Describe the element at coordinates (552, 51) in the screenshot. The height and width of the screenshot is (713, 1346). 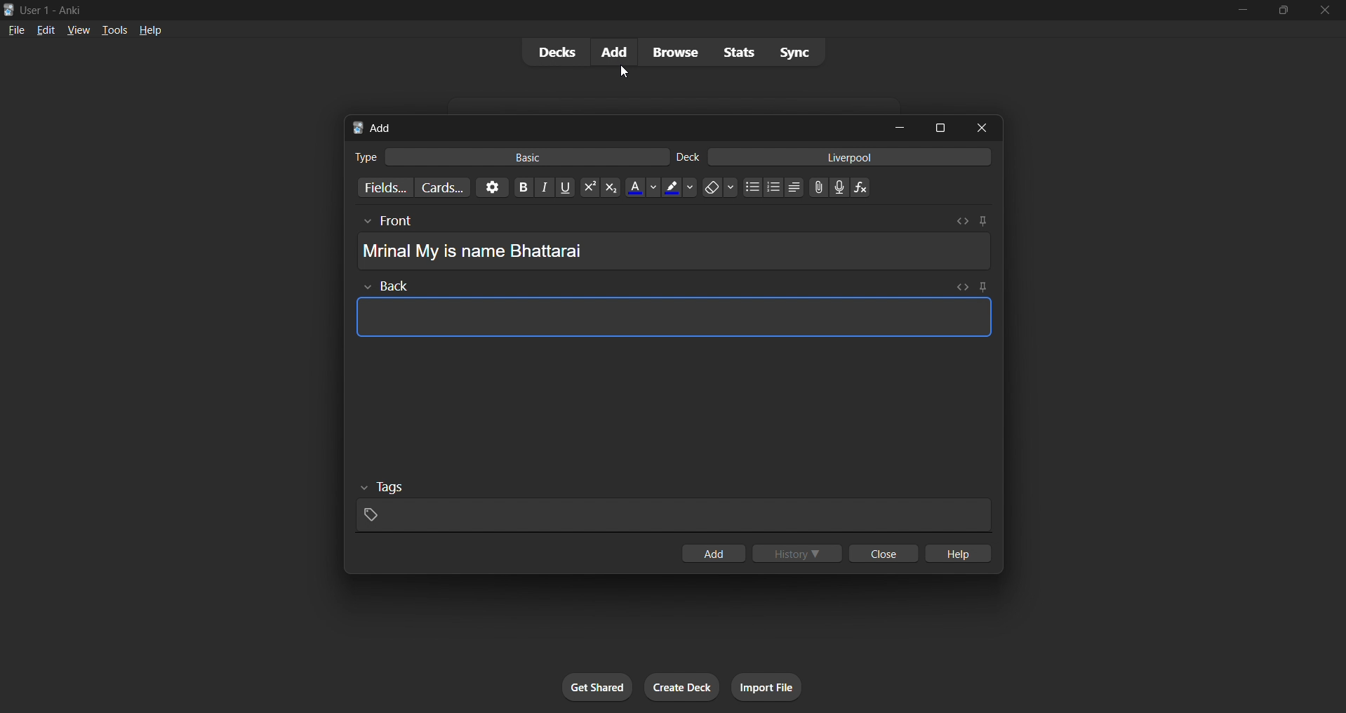
I see `decks` at that location.